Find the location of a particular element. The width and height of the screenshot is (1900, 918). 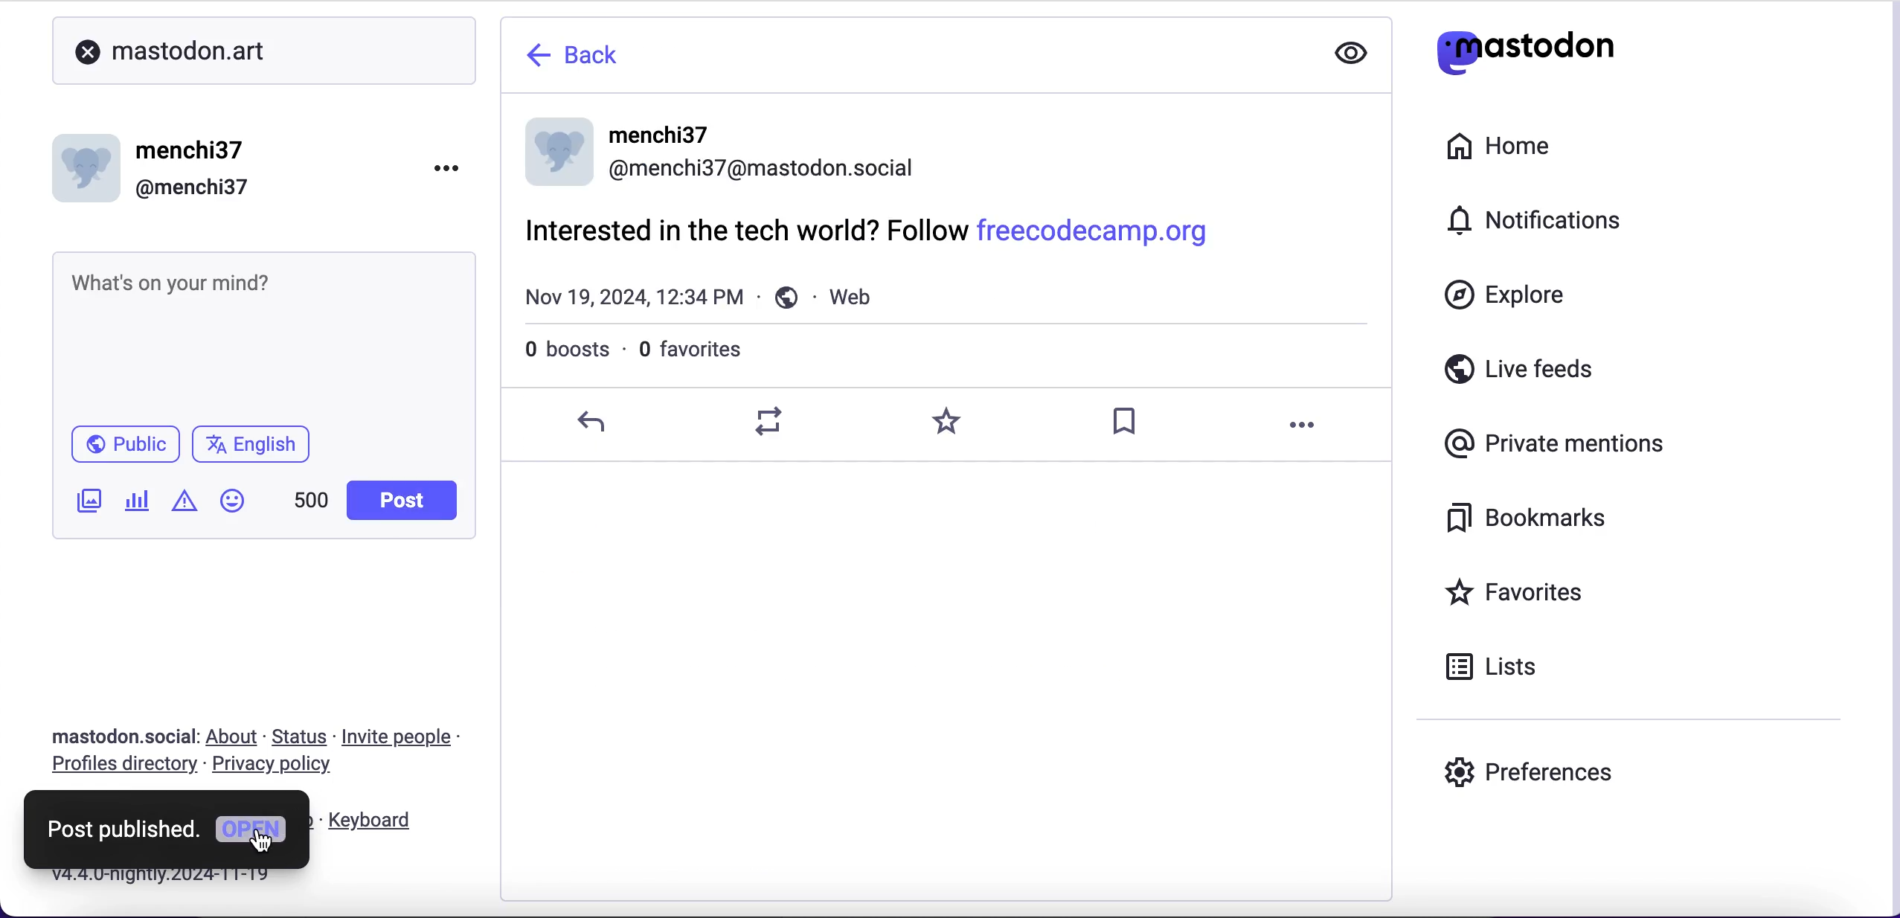

show less for all is located at coordinates (1351, 51).